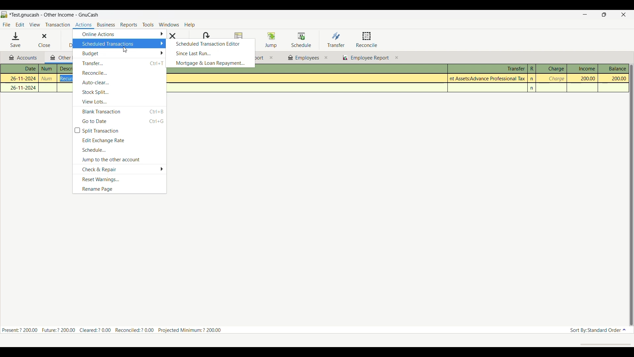 The width and height of the screenshot is (634, 357). What do you see at coordinates (129, 25) in the screenshot?
I see `Reports menu` at bounding box center [129, 25].